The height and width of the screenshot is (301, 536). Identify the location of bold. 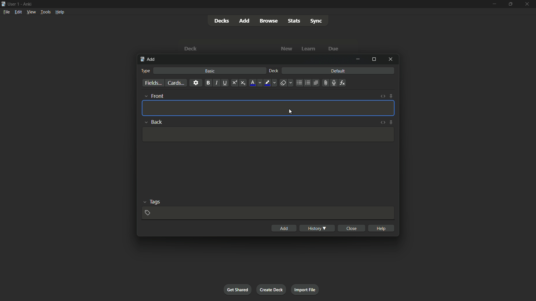
(208, 83).